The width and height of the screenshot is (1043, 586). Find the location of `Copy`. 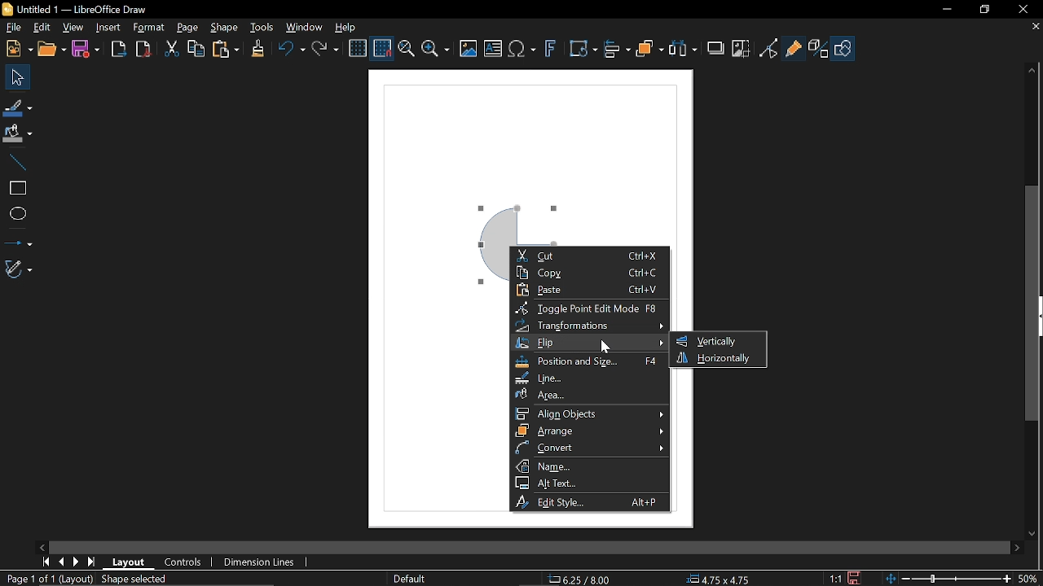

Copy is located at coordinates (196, 50).